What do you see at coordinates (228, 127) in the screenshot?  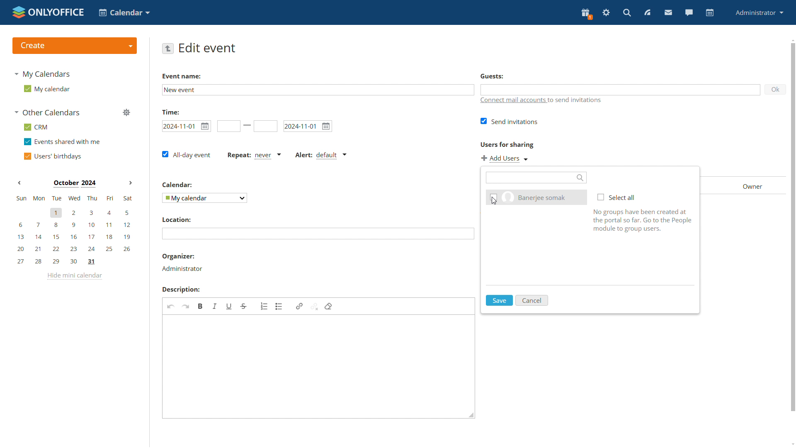 I see `start time` at bounding box center [228, 127].